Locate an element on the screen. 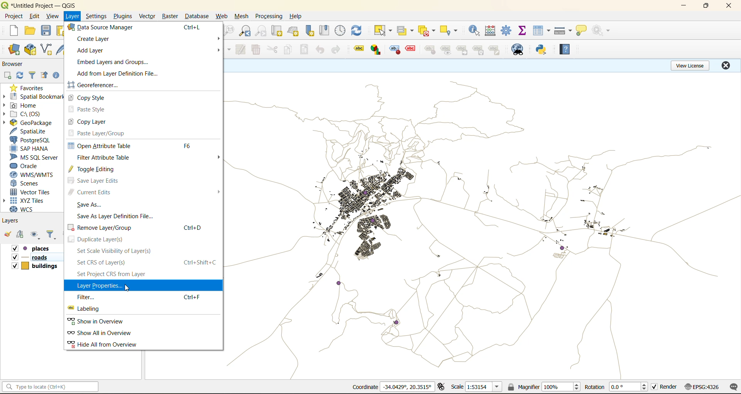  mesh is located at coordinates (242, 17).